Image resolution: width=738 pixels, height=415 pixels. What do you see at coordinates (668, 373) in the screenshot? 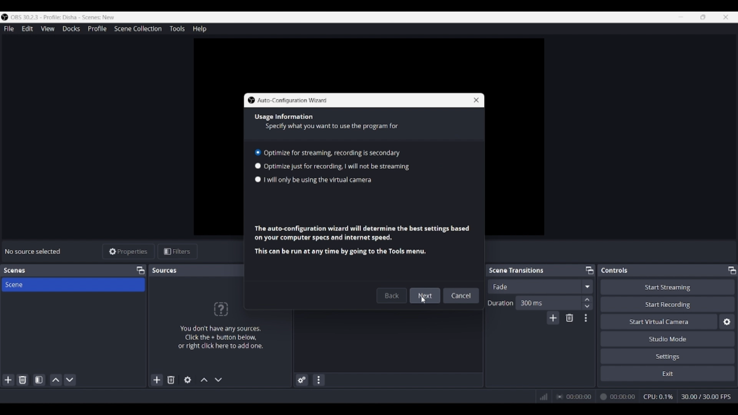
I see `Exit` at bounding box center [668, 373].